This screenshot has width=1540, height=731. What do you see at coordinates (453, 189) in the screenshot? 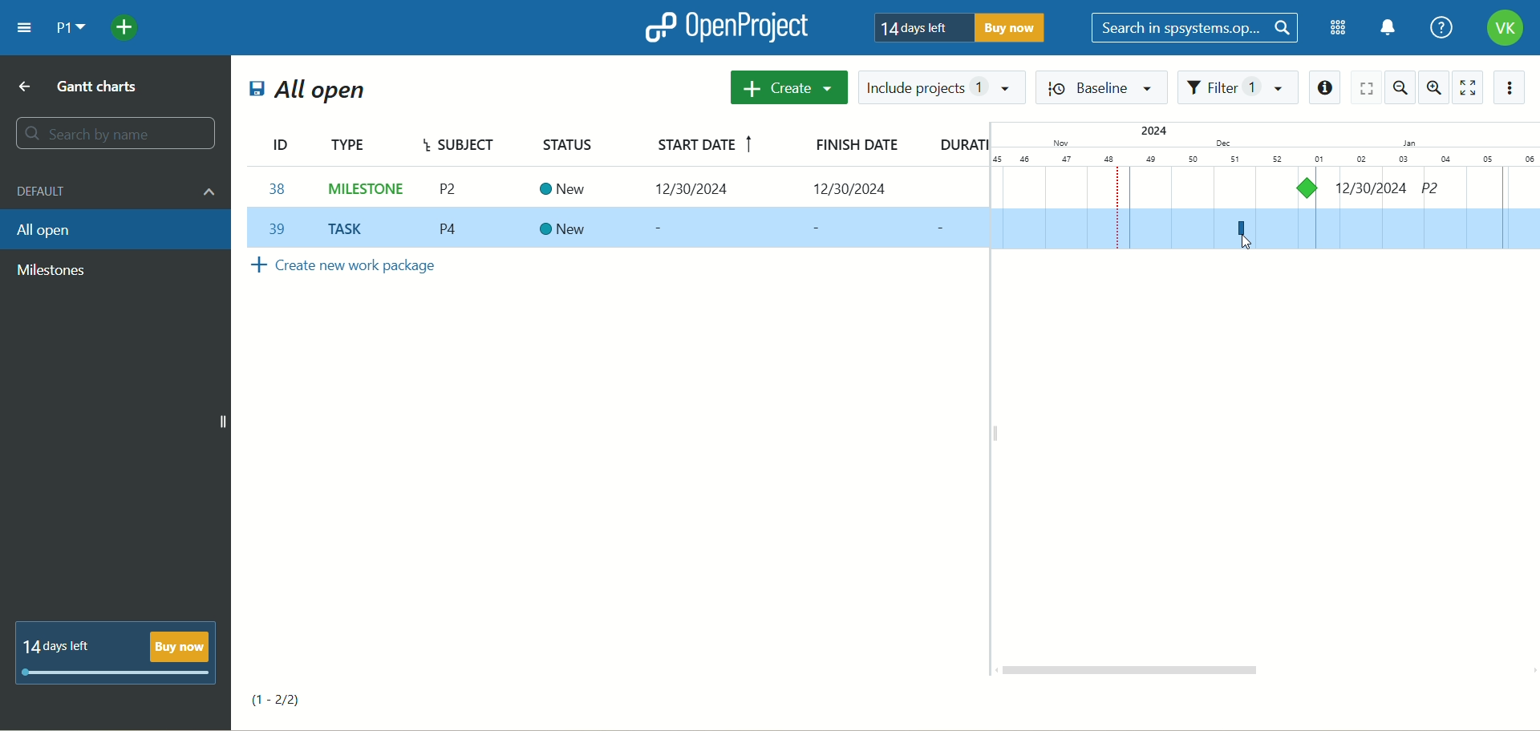
I see `P2` at bounding box center [453, 189].